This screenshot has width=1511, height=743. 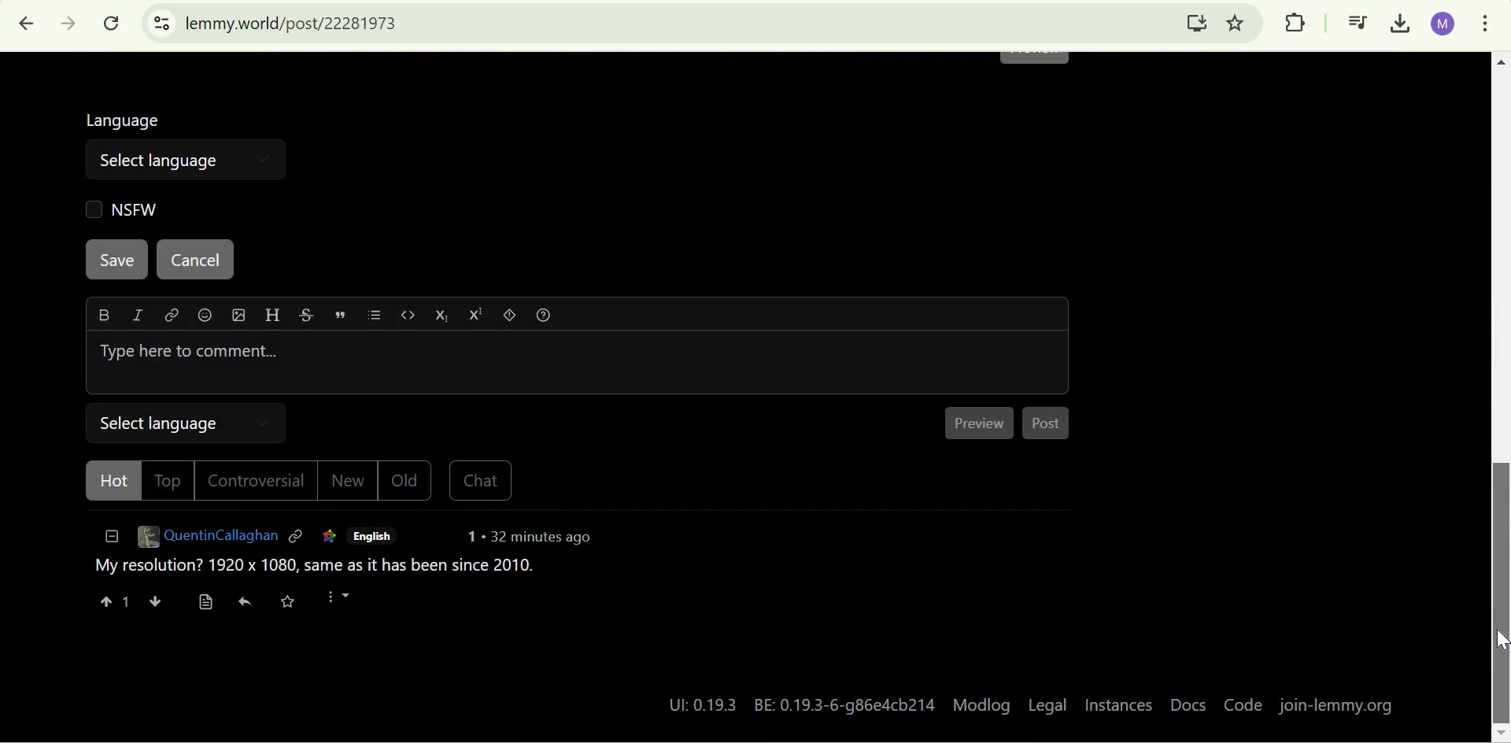 I want to click on view source, so click(x=205, y=603).